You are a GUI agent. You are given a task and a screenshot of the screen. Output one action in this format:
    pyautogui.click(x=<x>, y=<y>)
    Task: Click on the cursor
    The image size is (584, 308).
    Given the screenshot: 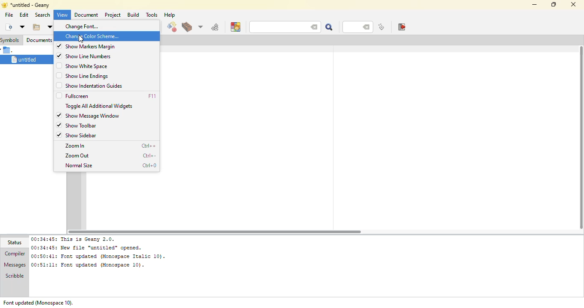 What is the action you would take?
    pyautogui.click(x=81, y=39)
    